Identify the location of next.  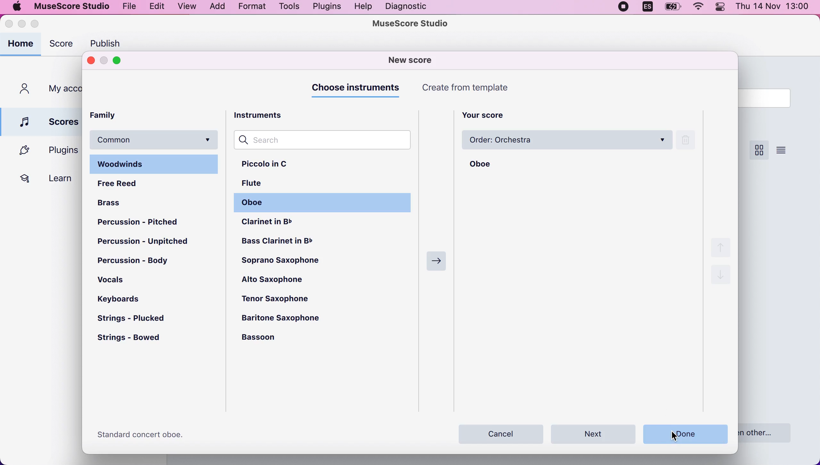
(437, 261).